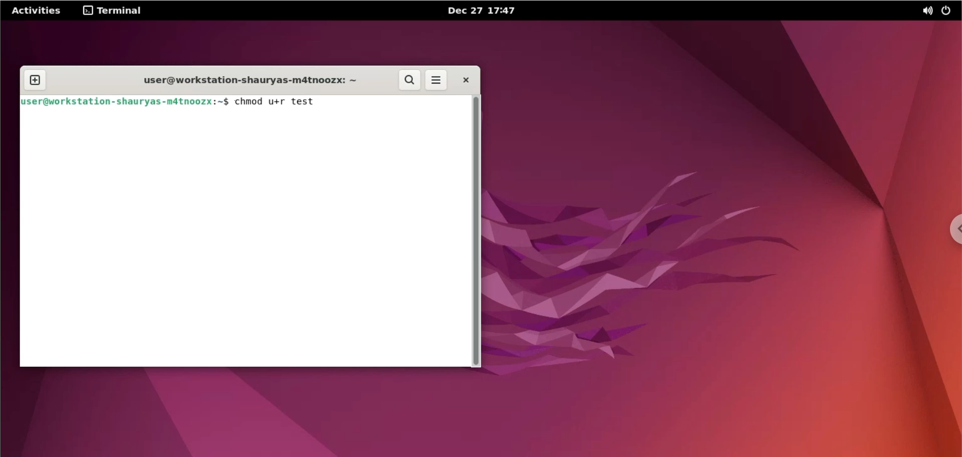 The width and height of the screenshot is (962, 457). Describe the element at coordinates (125, 101) in the screenshot. I see `user@workstation-shauryas-m4tnoozx:~$` at that location.